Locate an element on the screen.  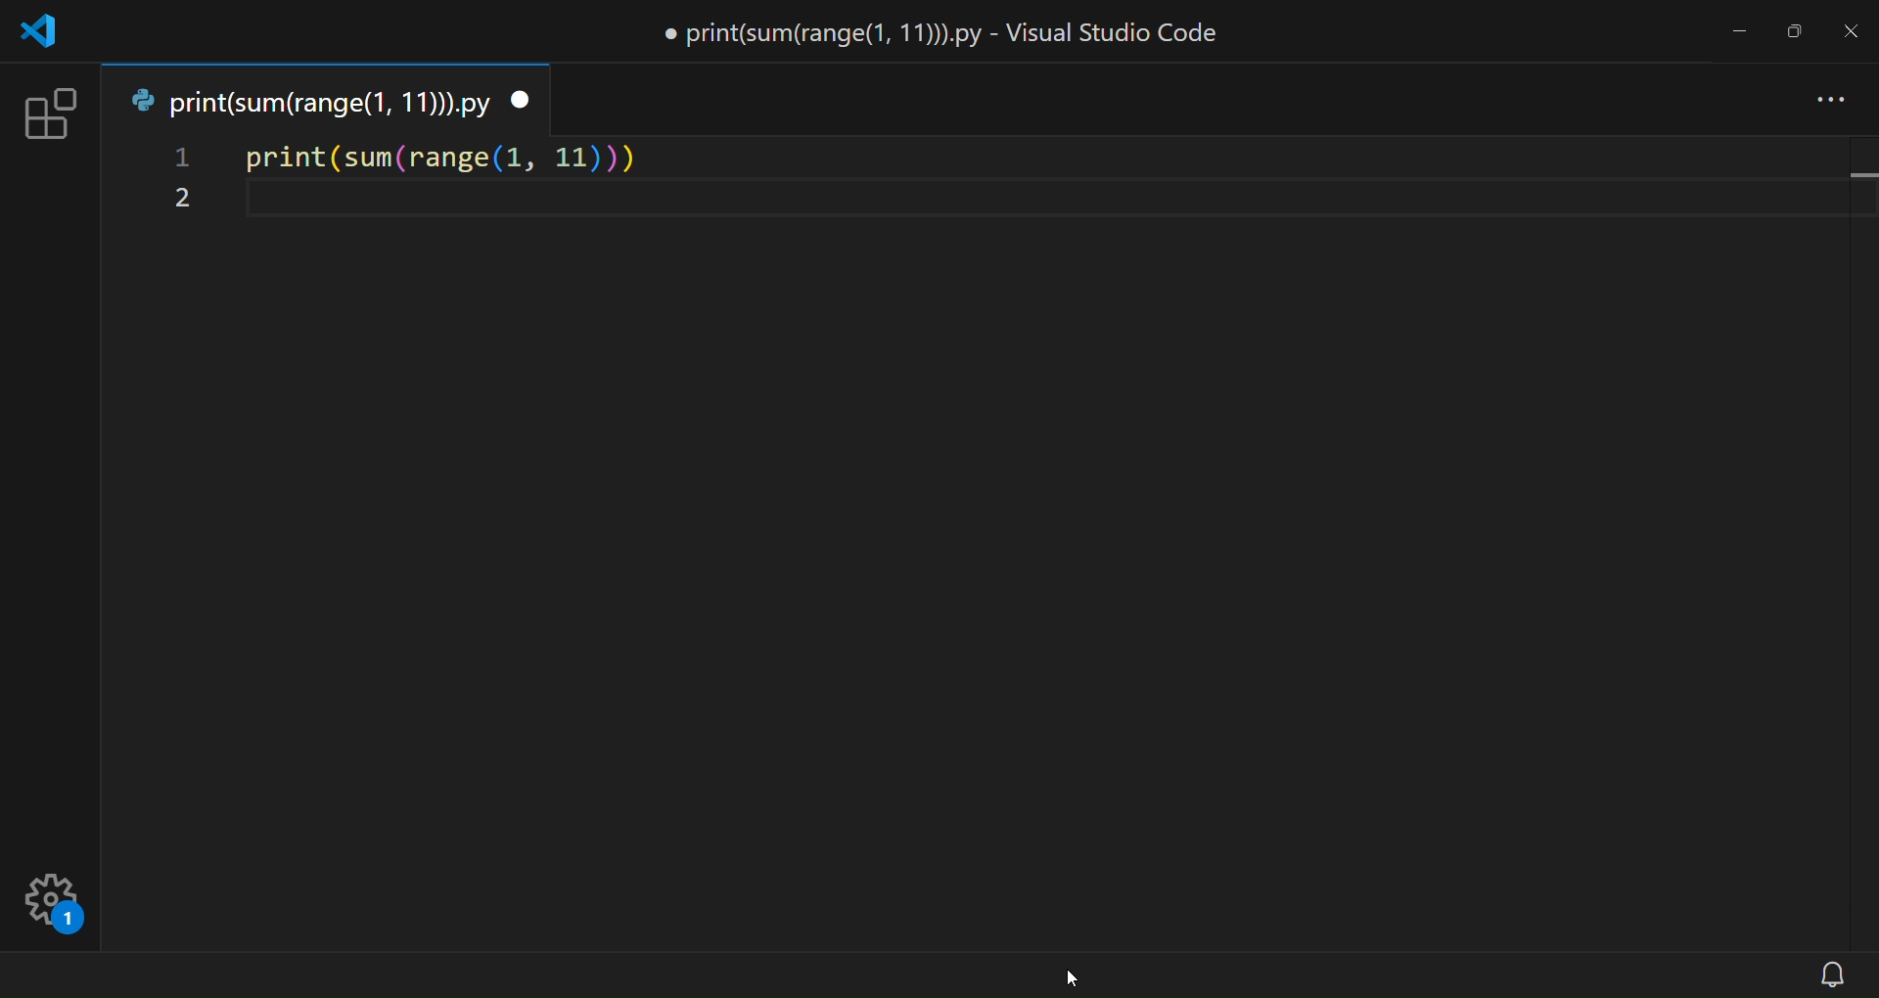
 print(sum(range(1, 11))).py is located at coordinates (305, 98).